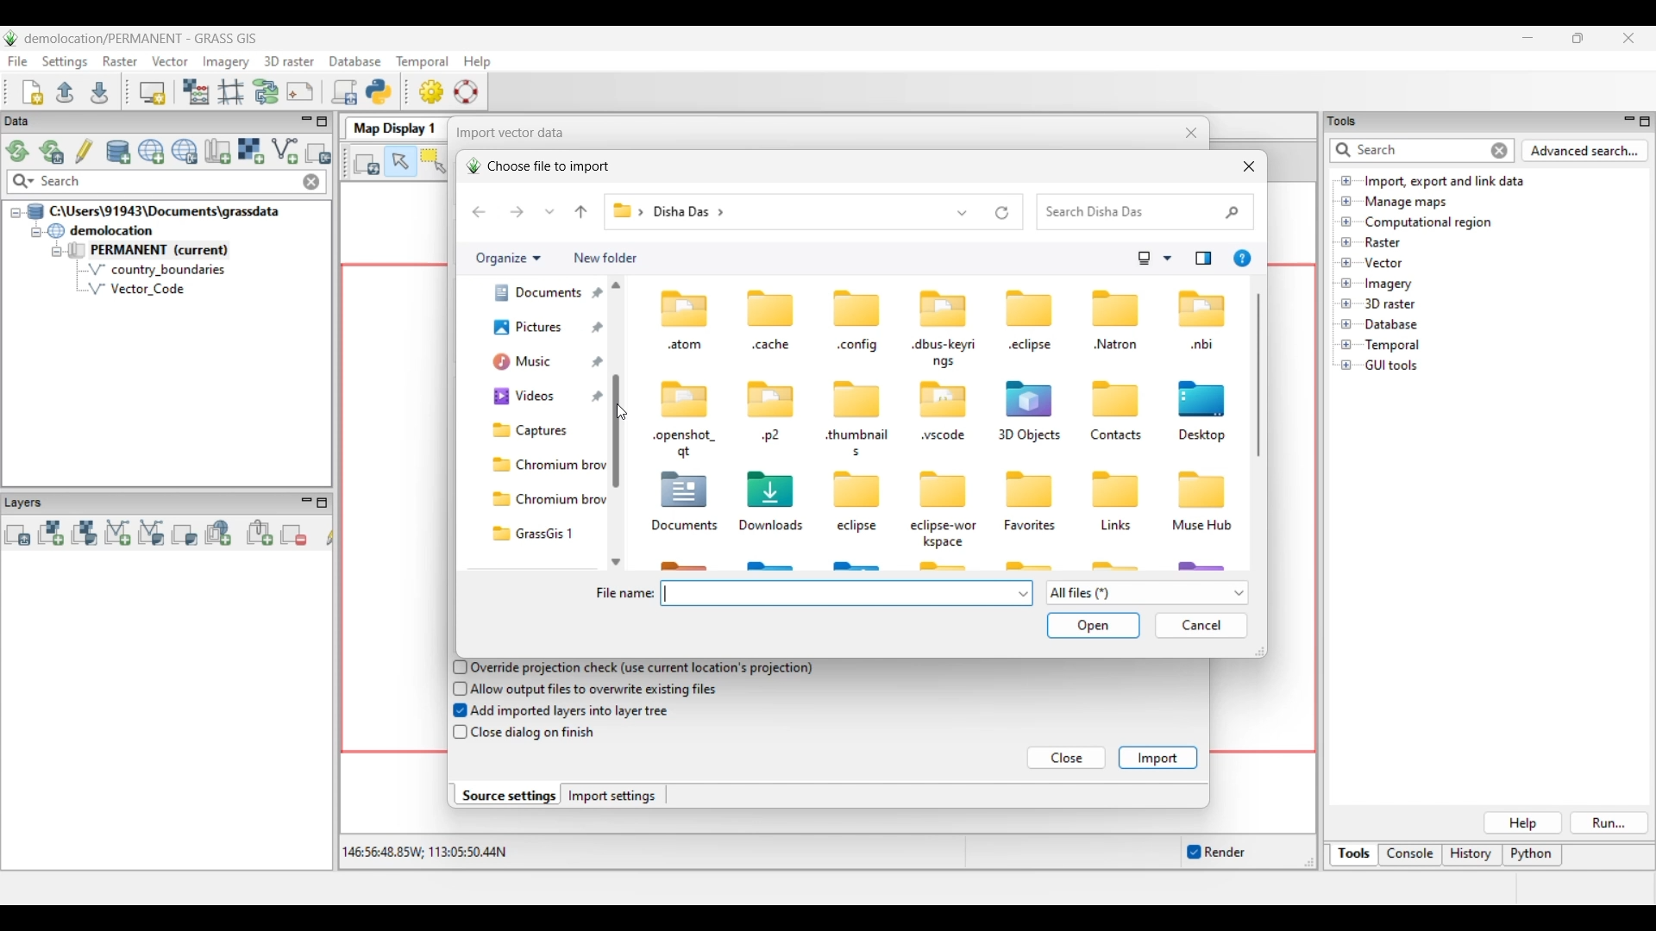 The width and height of the screenshot is (1656, 931). I want to click on GrassGis 1 folder, so click(545, 534).